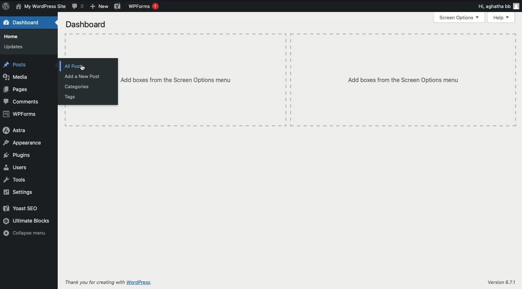  What do you see at coordinates (6, 7) in the screenshot?
I see `Logo` at bounding box center [6, 7].